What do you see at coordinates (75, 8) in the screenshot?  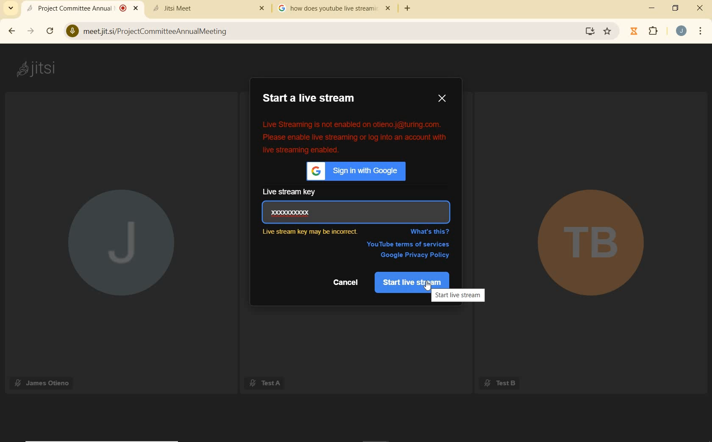 I see `current open tab` at bounding box center [75, 8].